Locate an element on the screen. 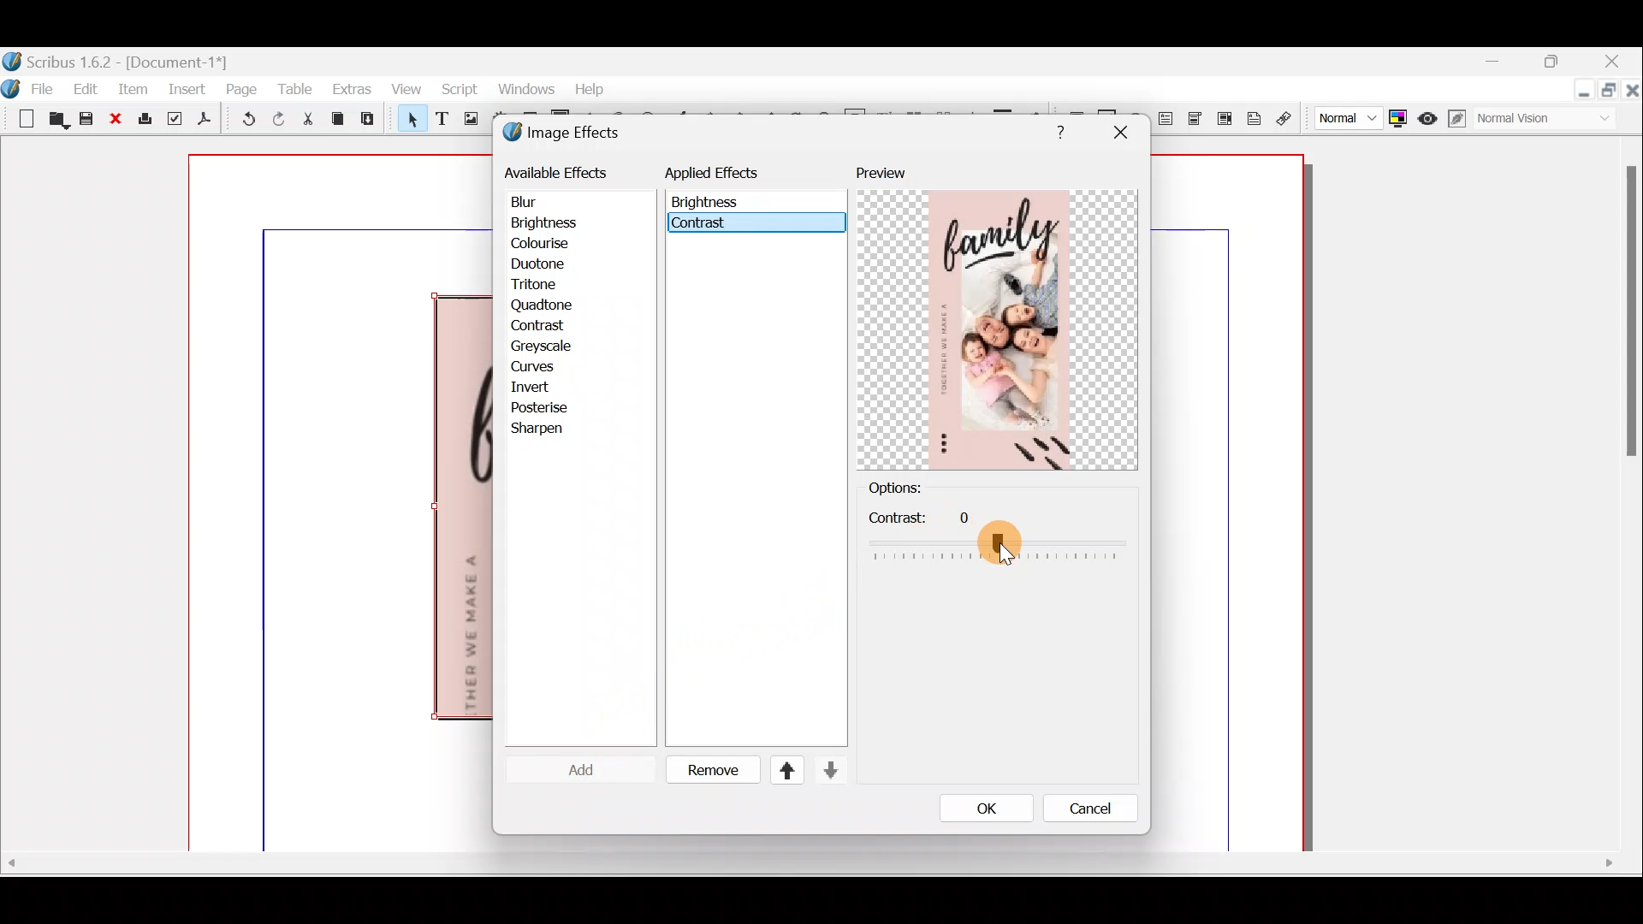 This screenshot has height=924, width=1643. Open is located at coordinates (55, 121).